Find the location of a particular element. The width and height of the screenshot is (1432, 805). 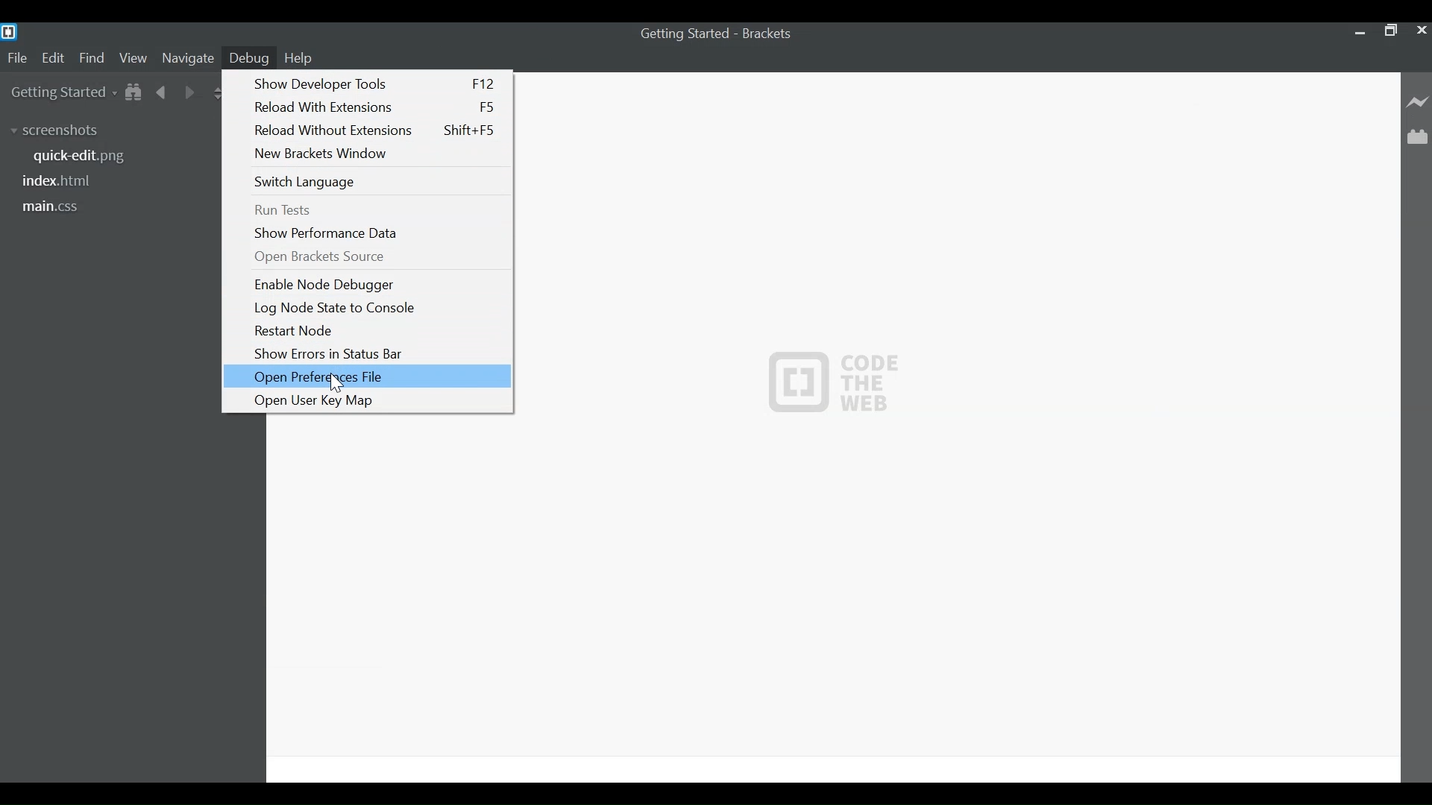

Show Errors in Status is located at coordinates (373, 354).